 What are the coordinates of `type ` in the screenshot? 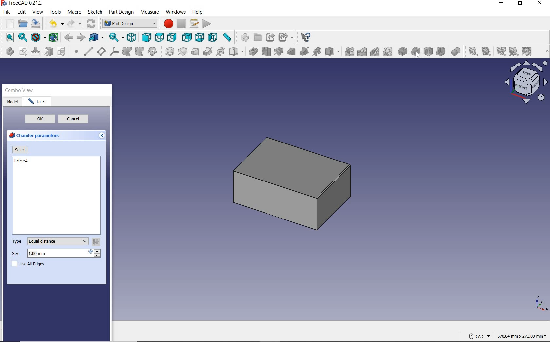 It's located at (17, 241).